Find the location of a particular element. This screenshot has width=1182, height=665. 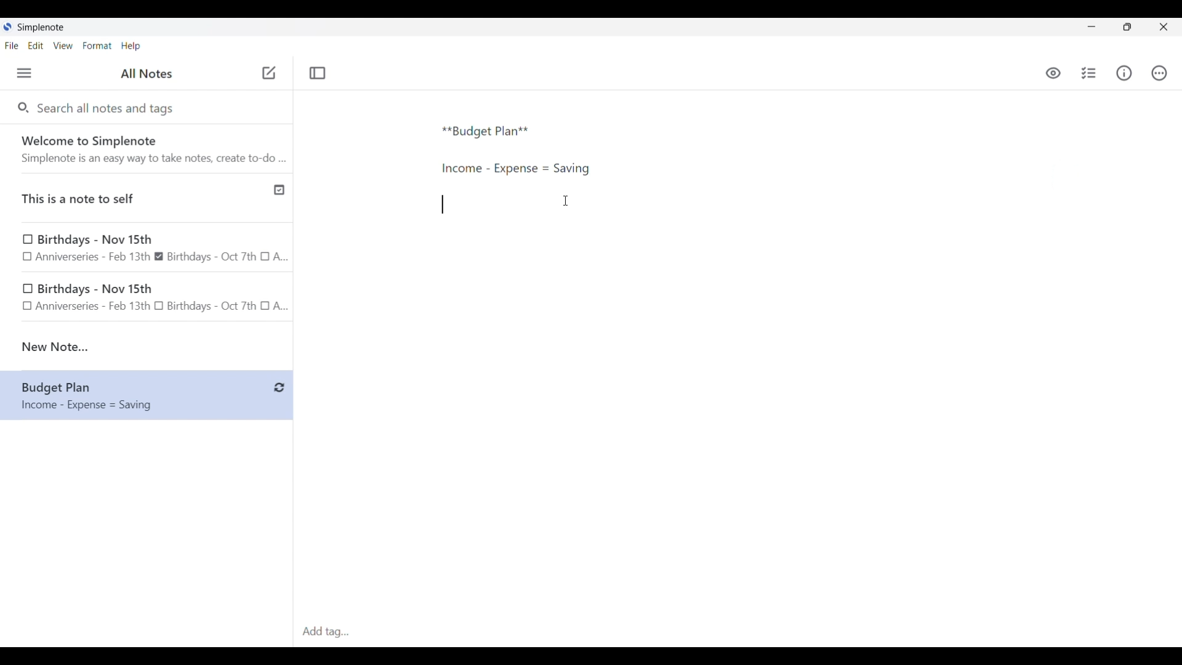

Toggle to see markdown preview is located at coordinates (1053, 73).